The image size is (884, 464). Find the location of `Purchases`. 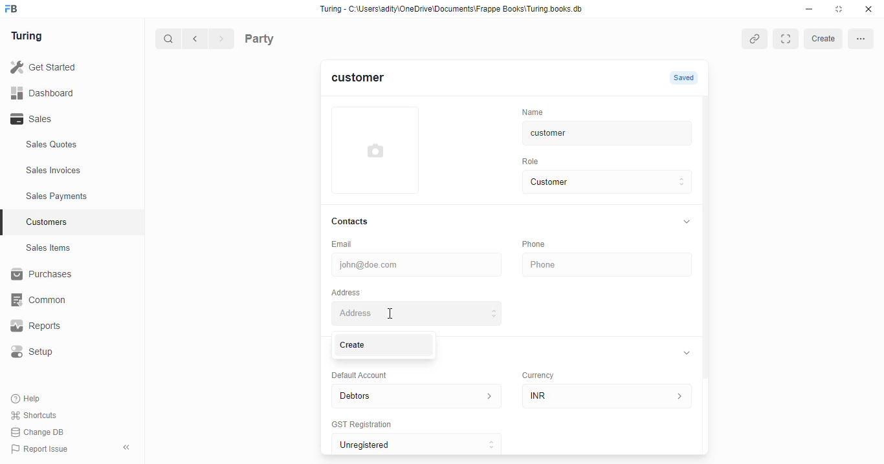

Purchases is located at coordinates (65, 276).